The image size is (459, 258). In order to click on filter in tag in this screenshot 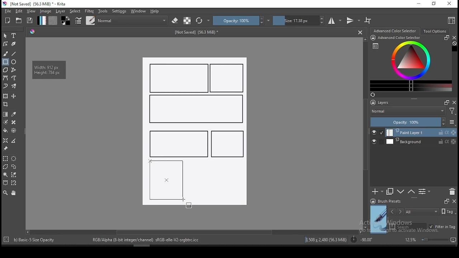, I will do `click(442, 227)`.